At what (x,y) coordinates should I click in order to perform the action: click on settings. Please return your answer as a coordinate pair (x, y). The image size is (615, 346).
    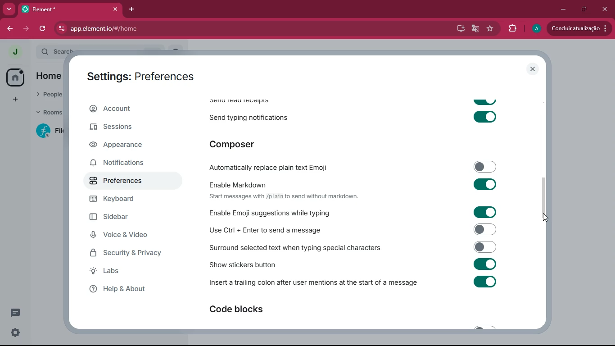
    Looking at the image, I should click on (14, 333).